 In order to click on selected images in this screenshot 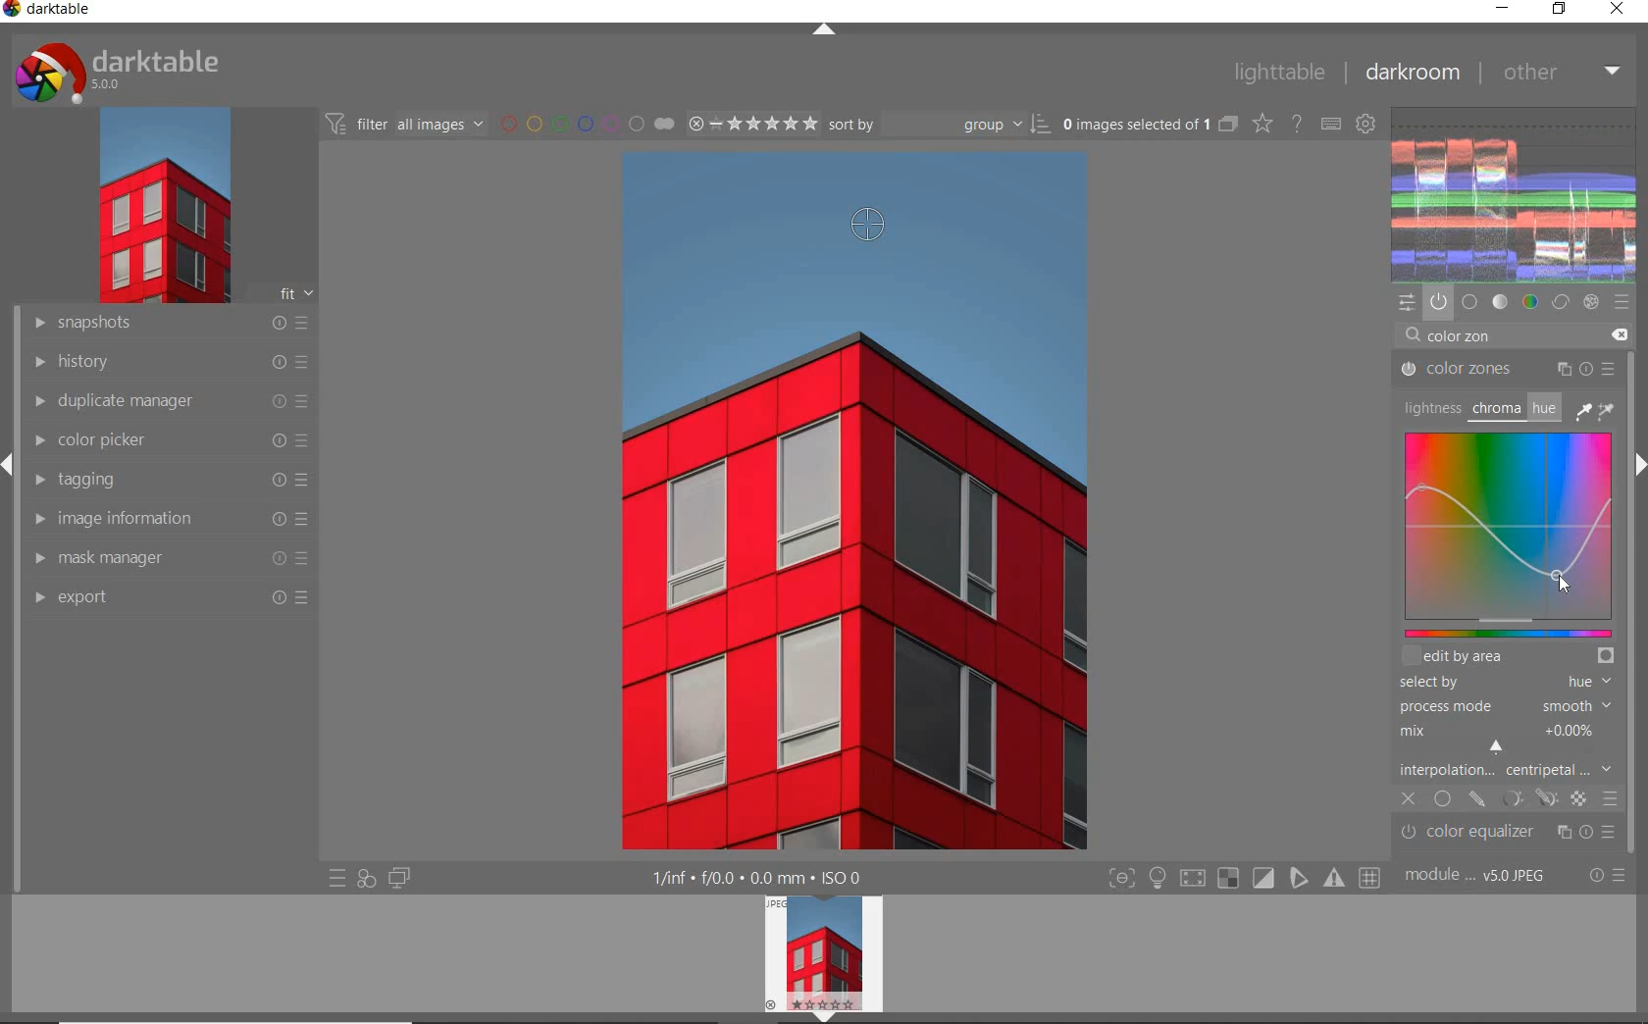, I will do `click(1149, 126)`.